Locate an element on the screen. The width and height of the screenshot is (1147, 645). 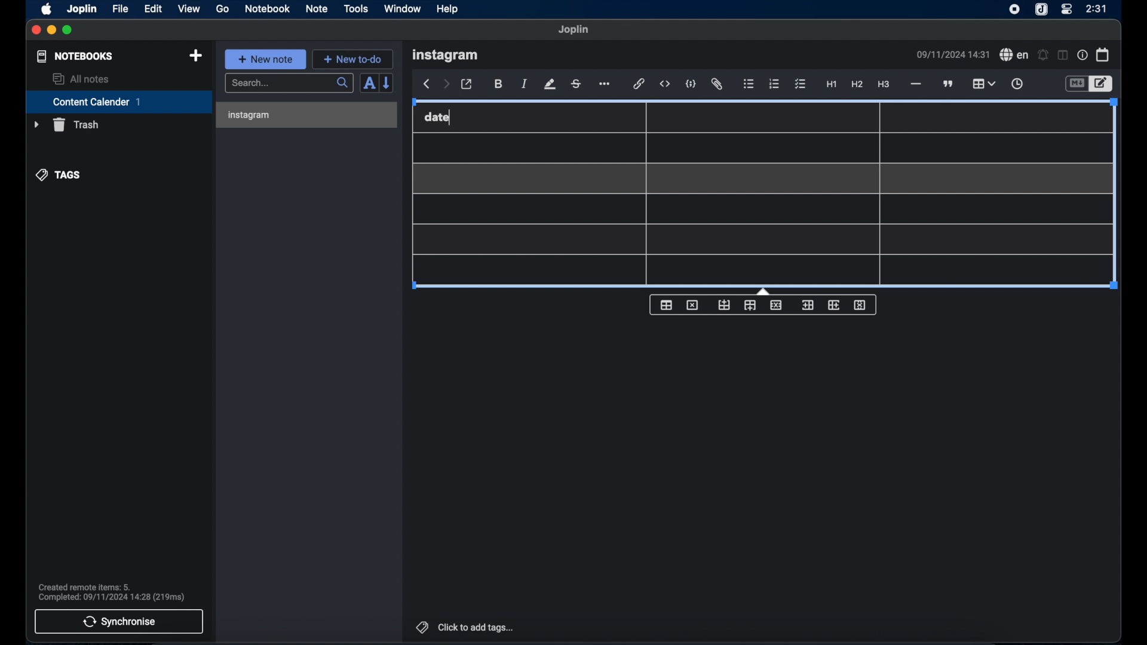
apple icon is located at coordinates (47, 10).